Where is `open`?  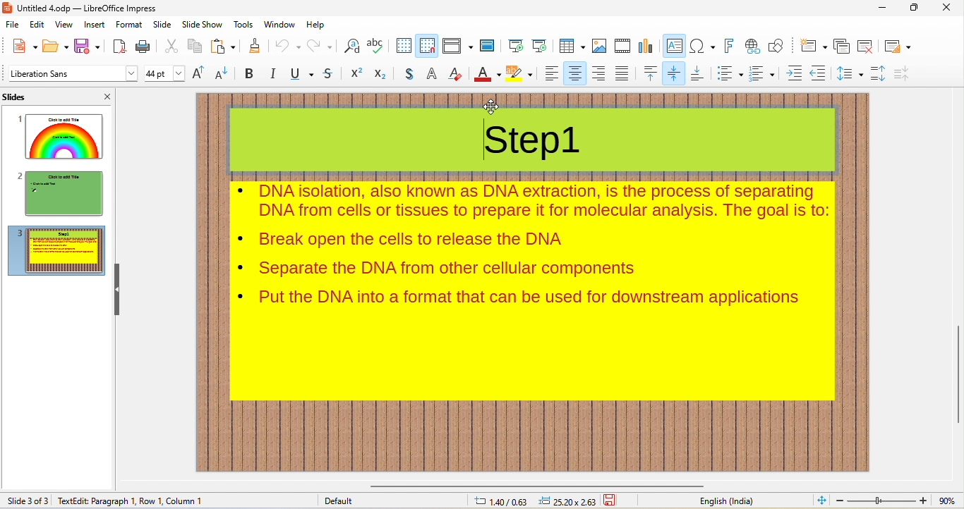
open is located at coordinates (56, 47).